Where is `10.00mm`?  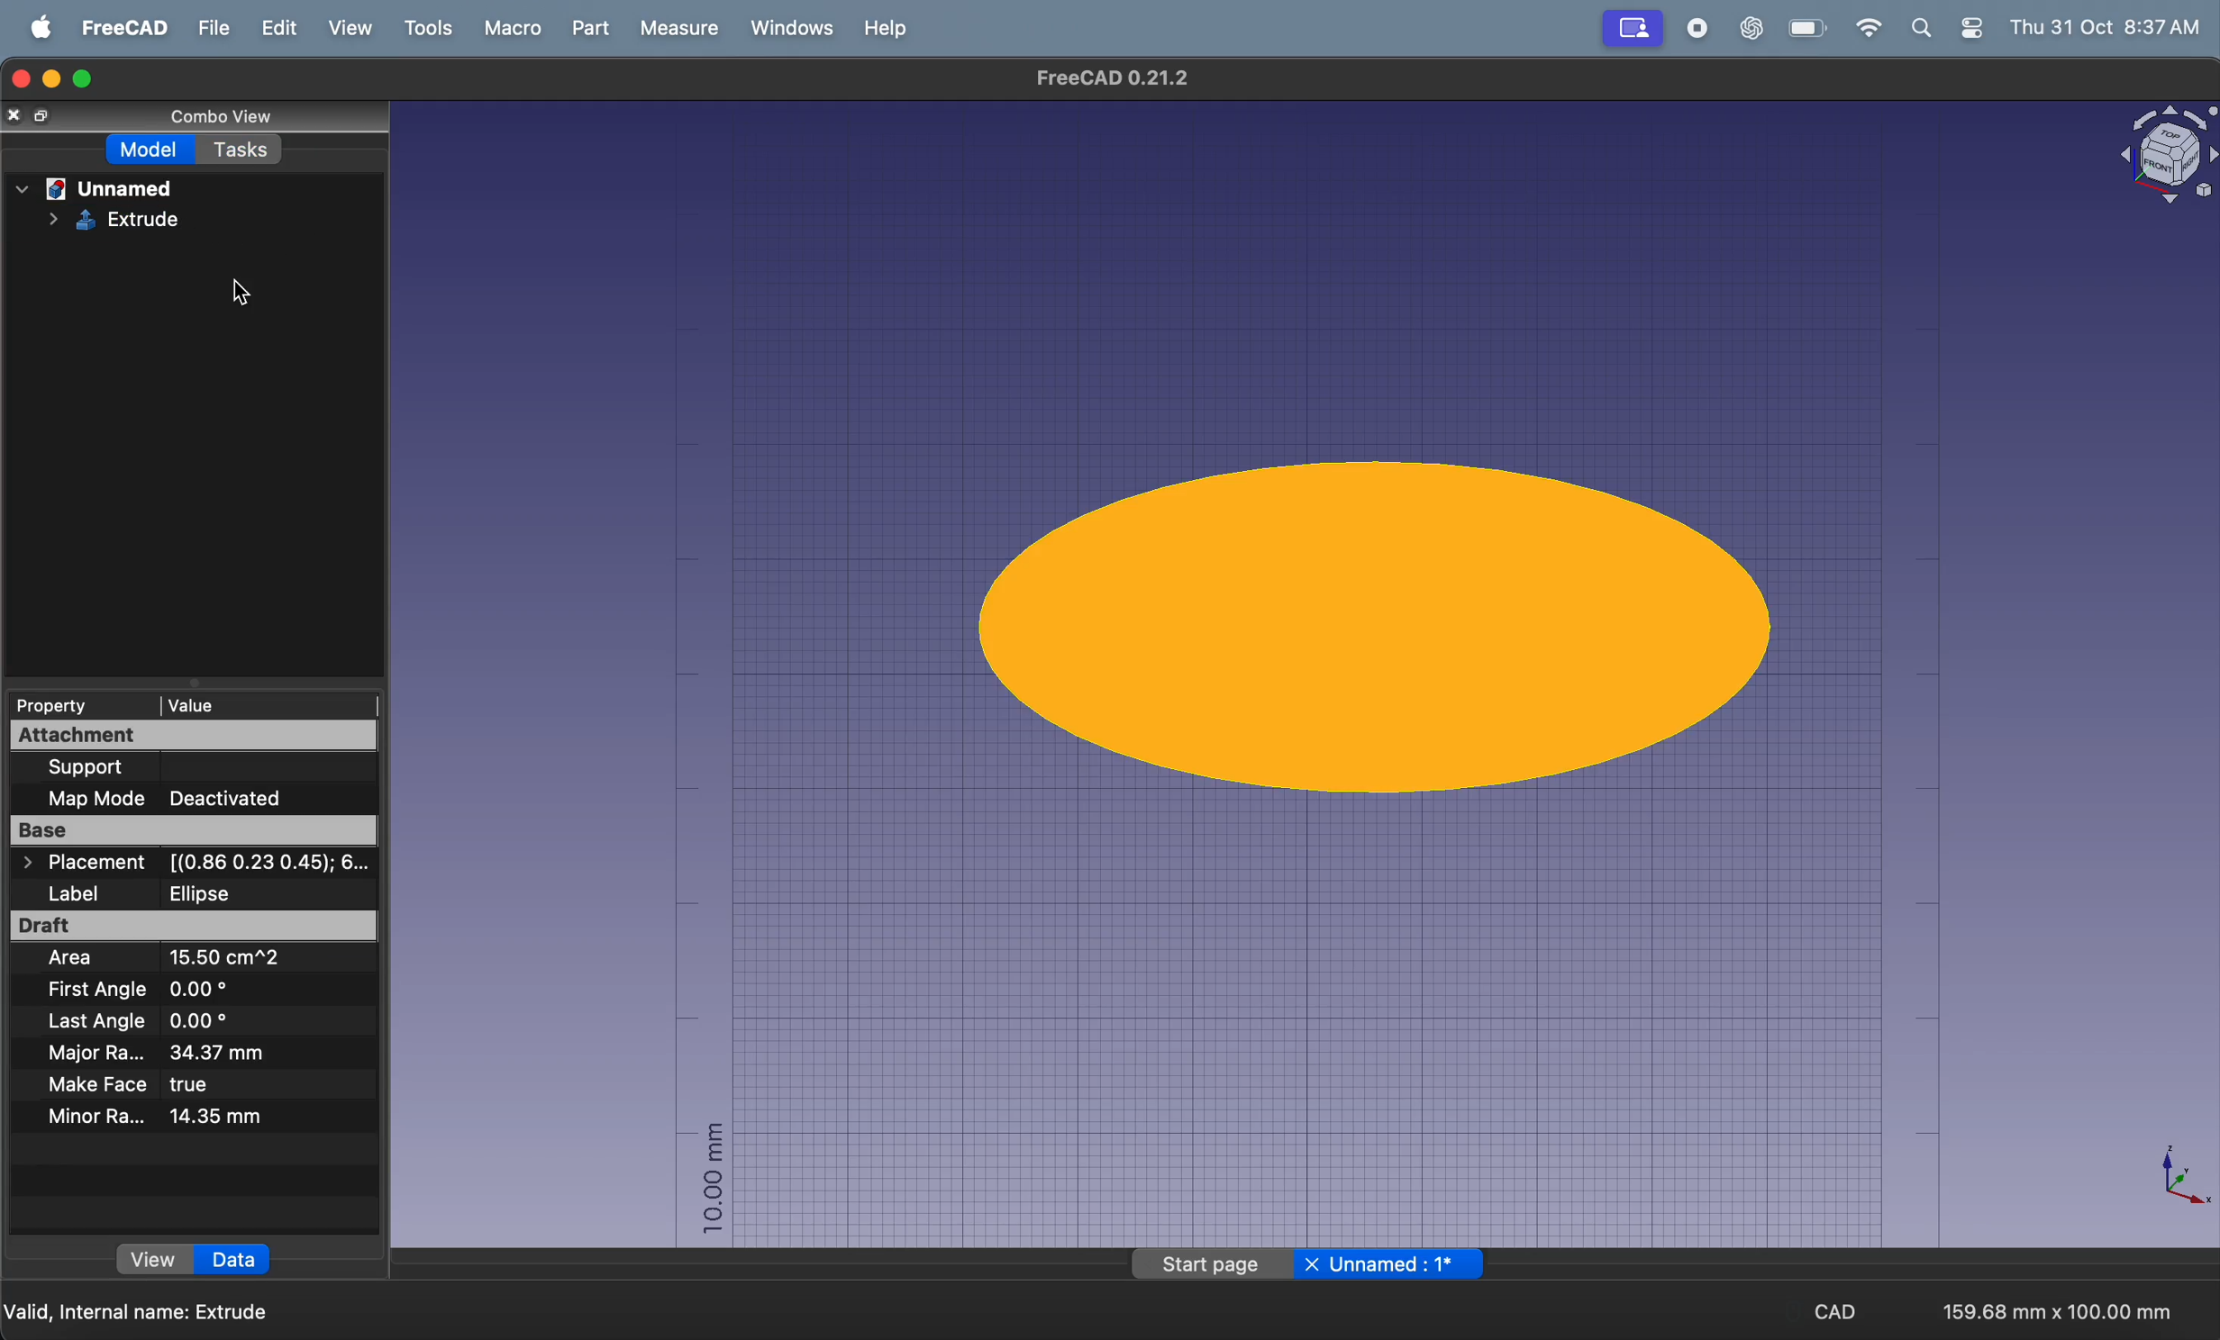
10.00mm is located at coordinates (713, 1176).